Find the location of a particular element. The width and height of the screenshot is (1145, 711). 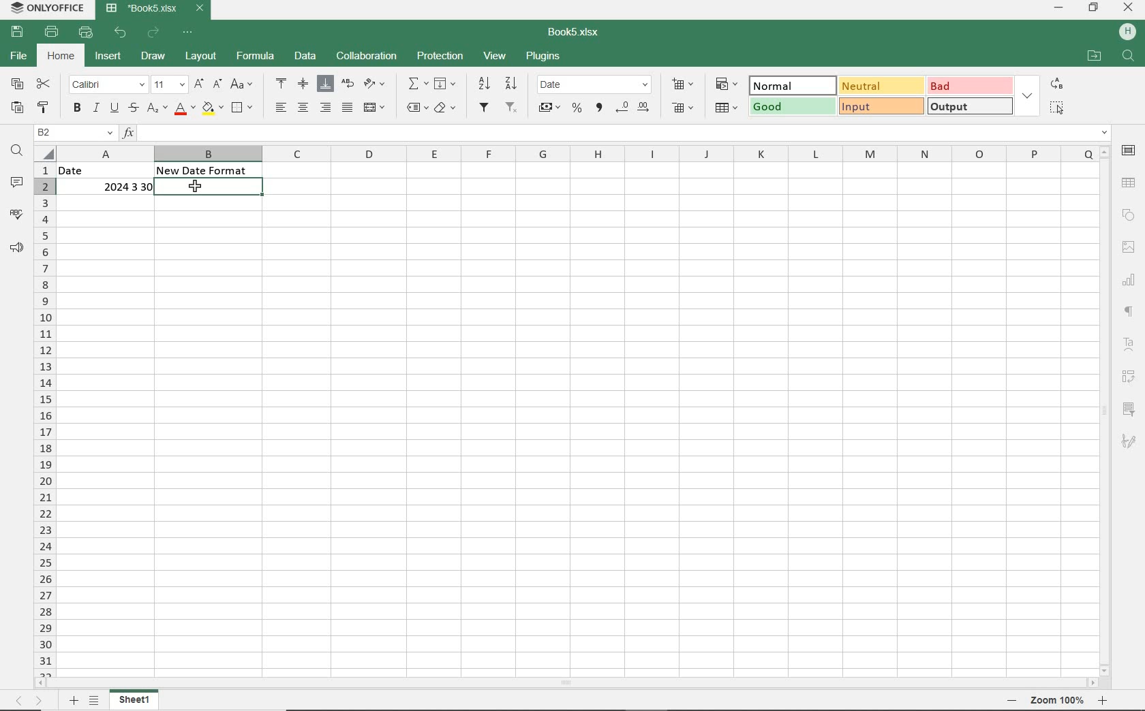

PROTECTION is located at coordinates (441, 56).